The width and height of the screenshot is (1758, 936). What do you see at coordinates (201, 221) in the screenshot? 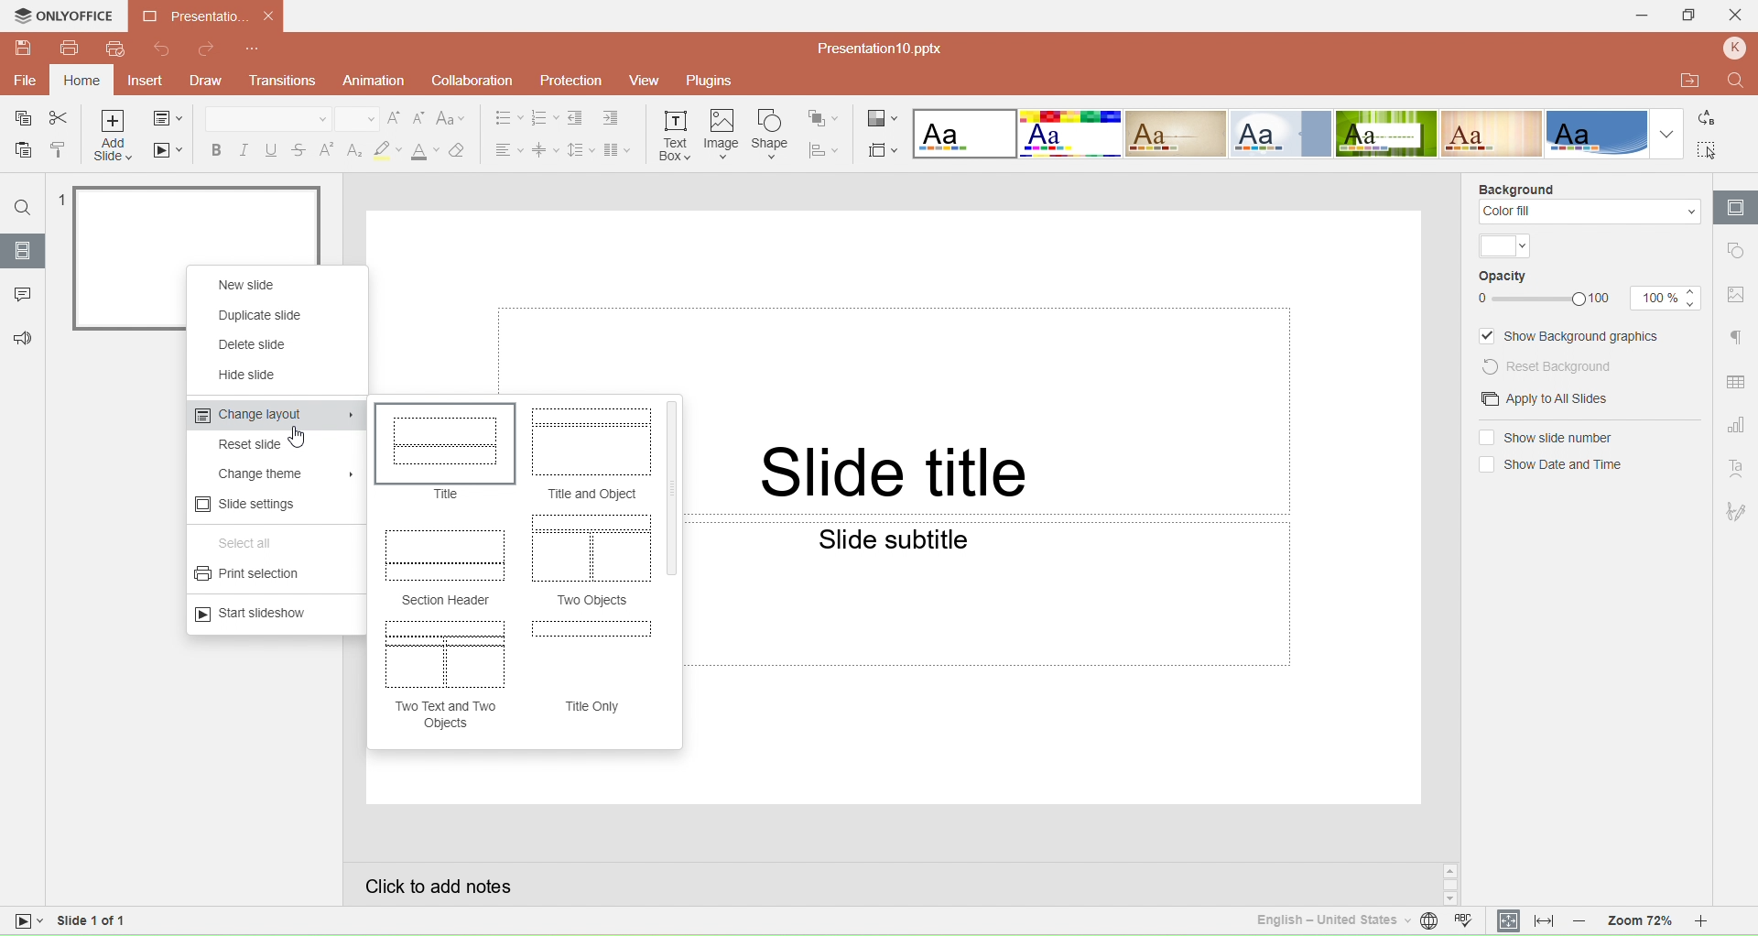
I see `slide` at bounding box center [201, 221].